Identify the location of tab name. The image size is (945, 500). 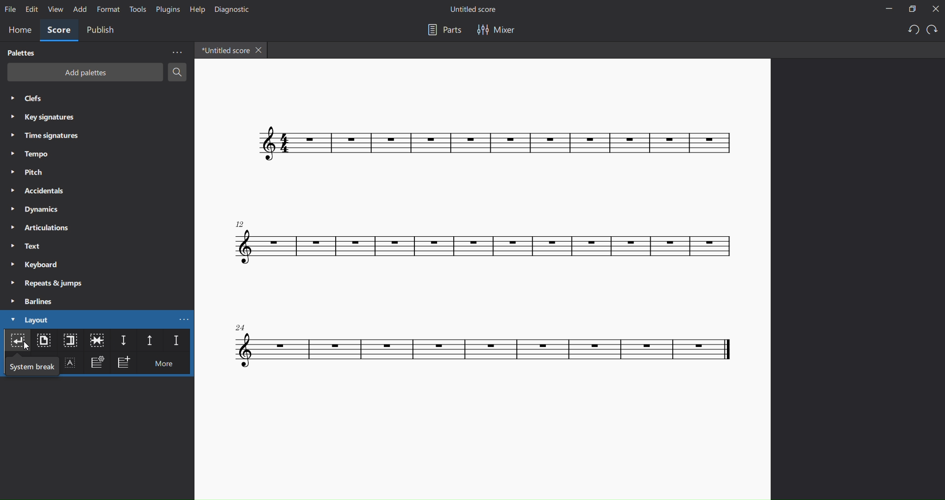
(223, 50).